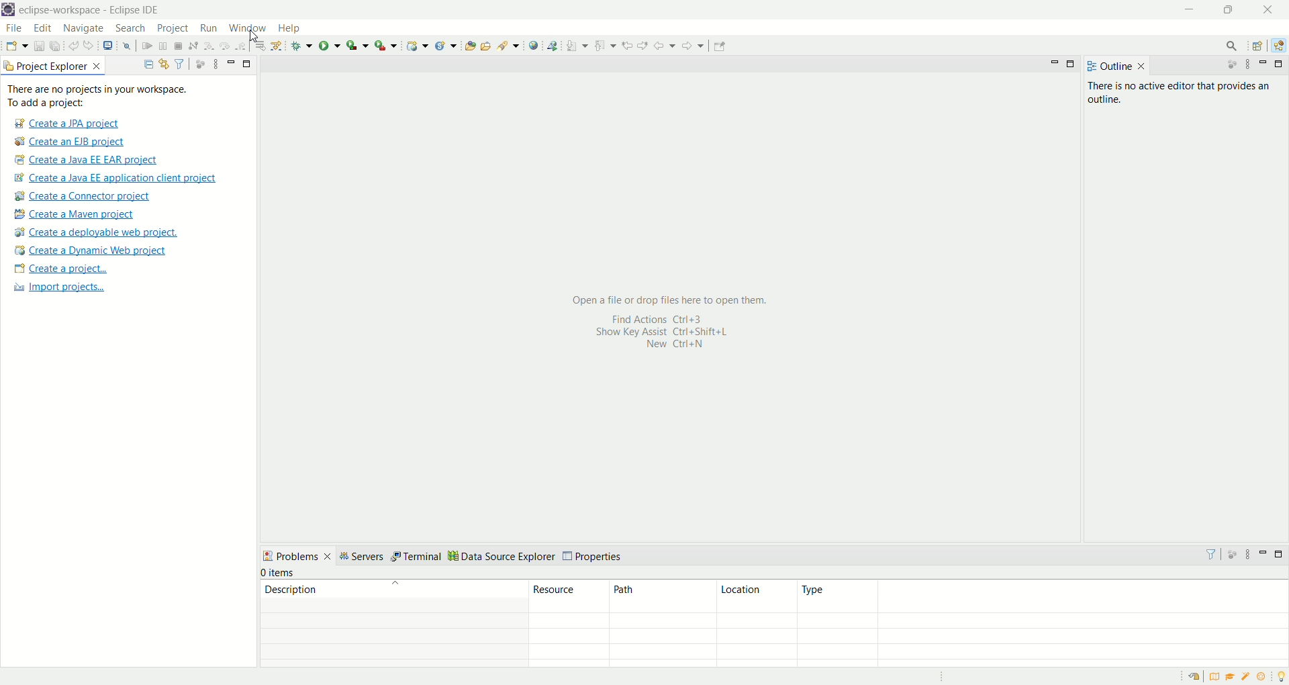  Describe the element at coordinates (1247, 676) in the screenshot. I see `samples` at that location.